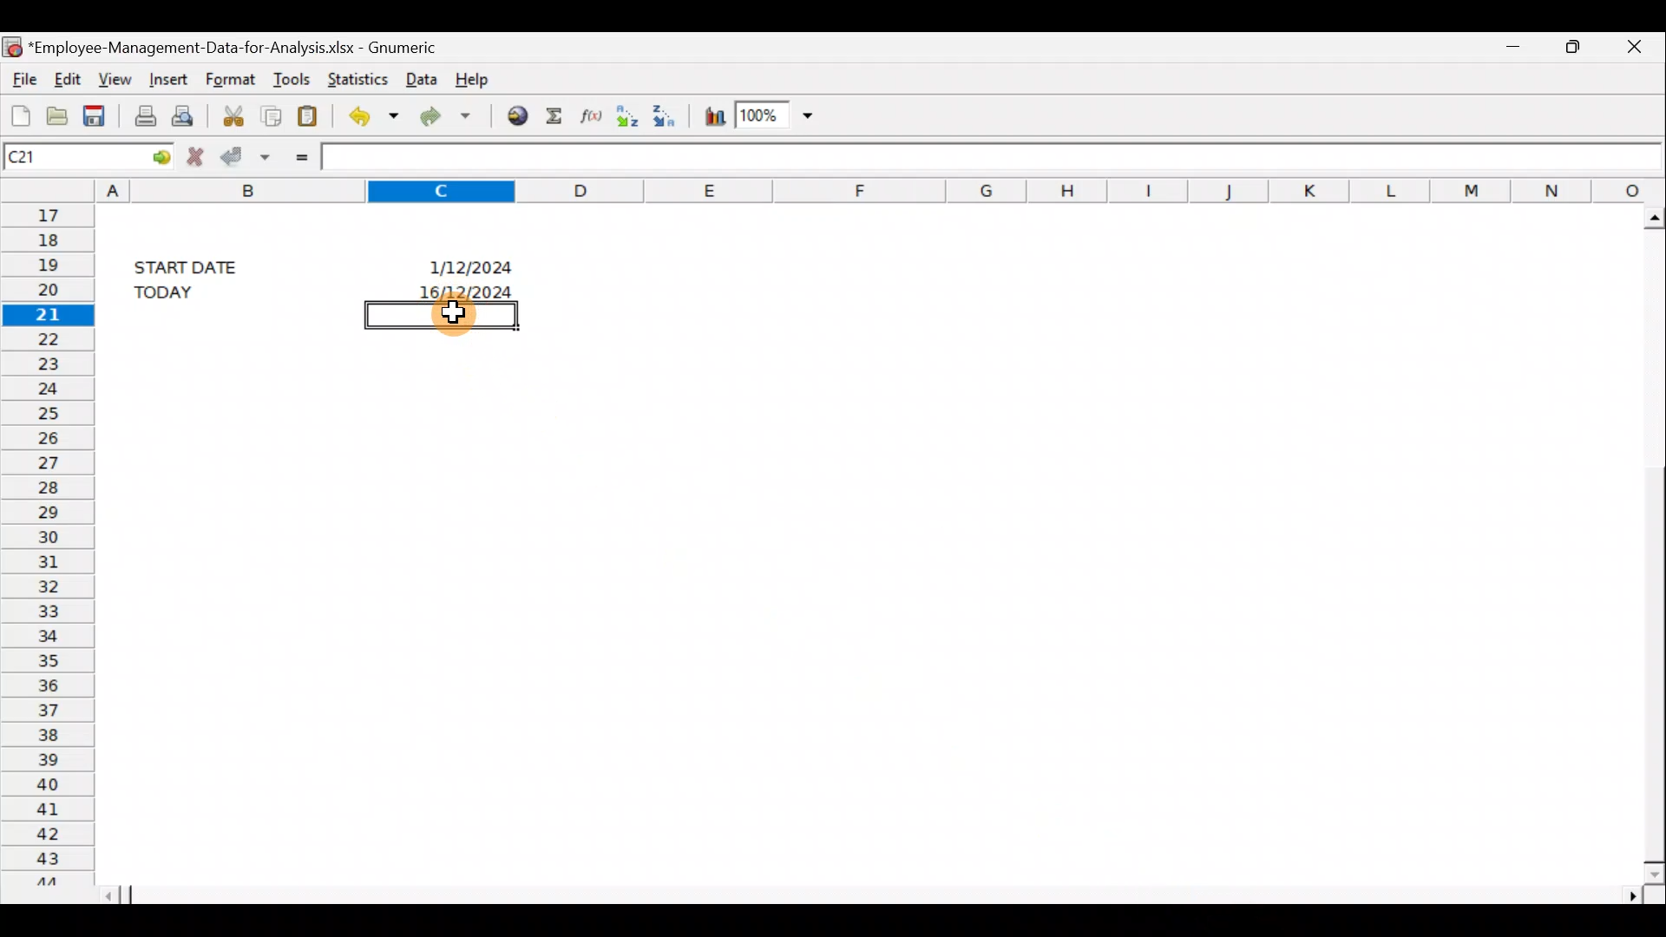 This screenshot has width=1666, height=937. I want to click on START DATE, so click(196, 265).